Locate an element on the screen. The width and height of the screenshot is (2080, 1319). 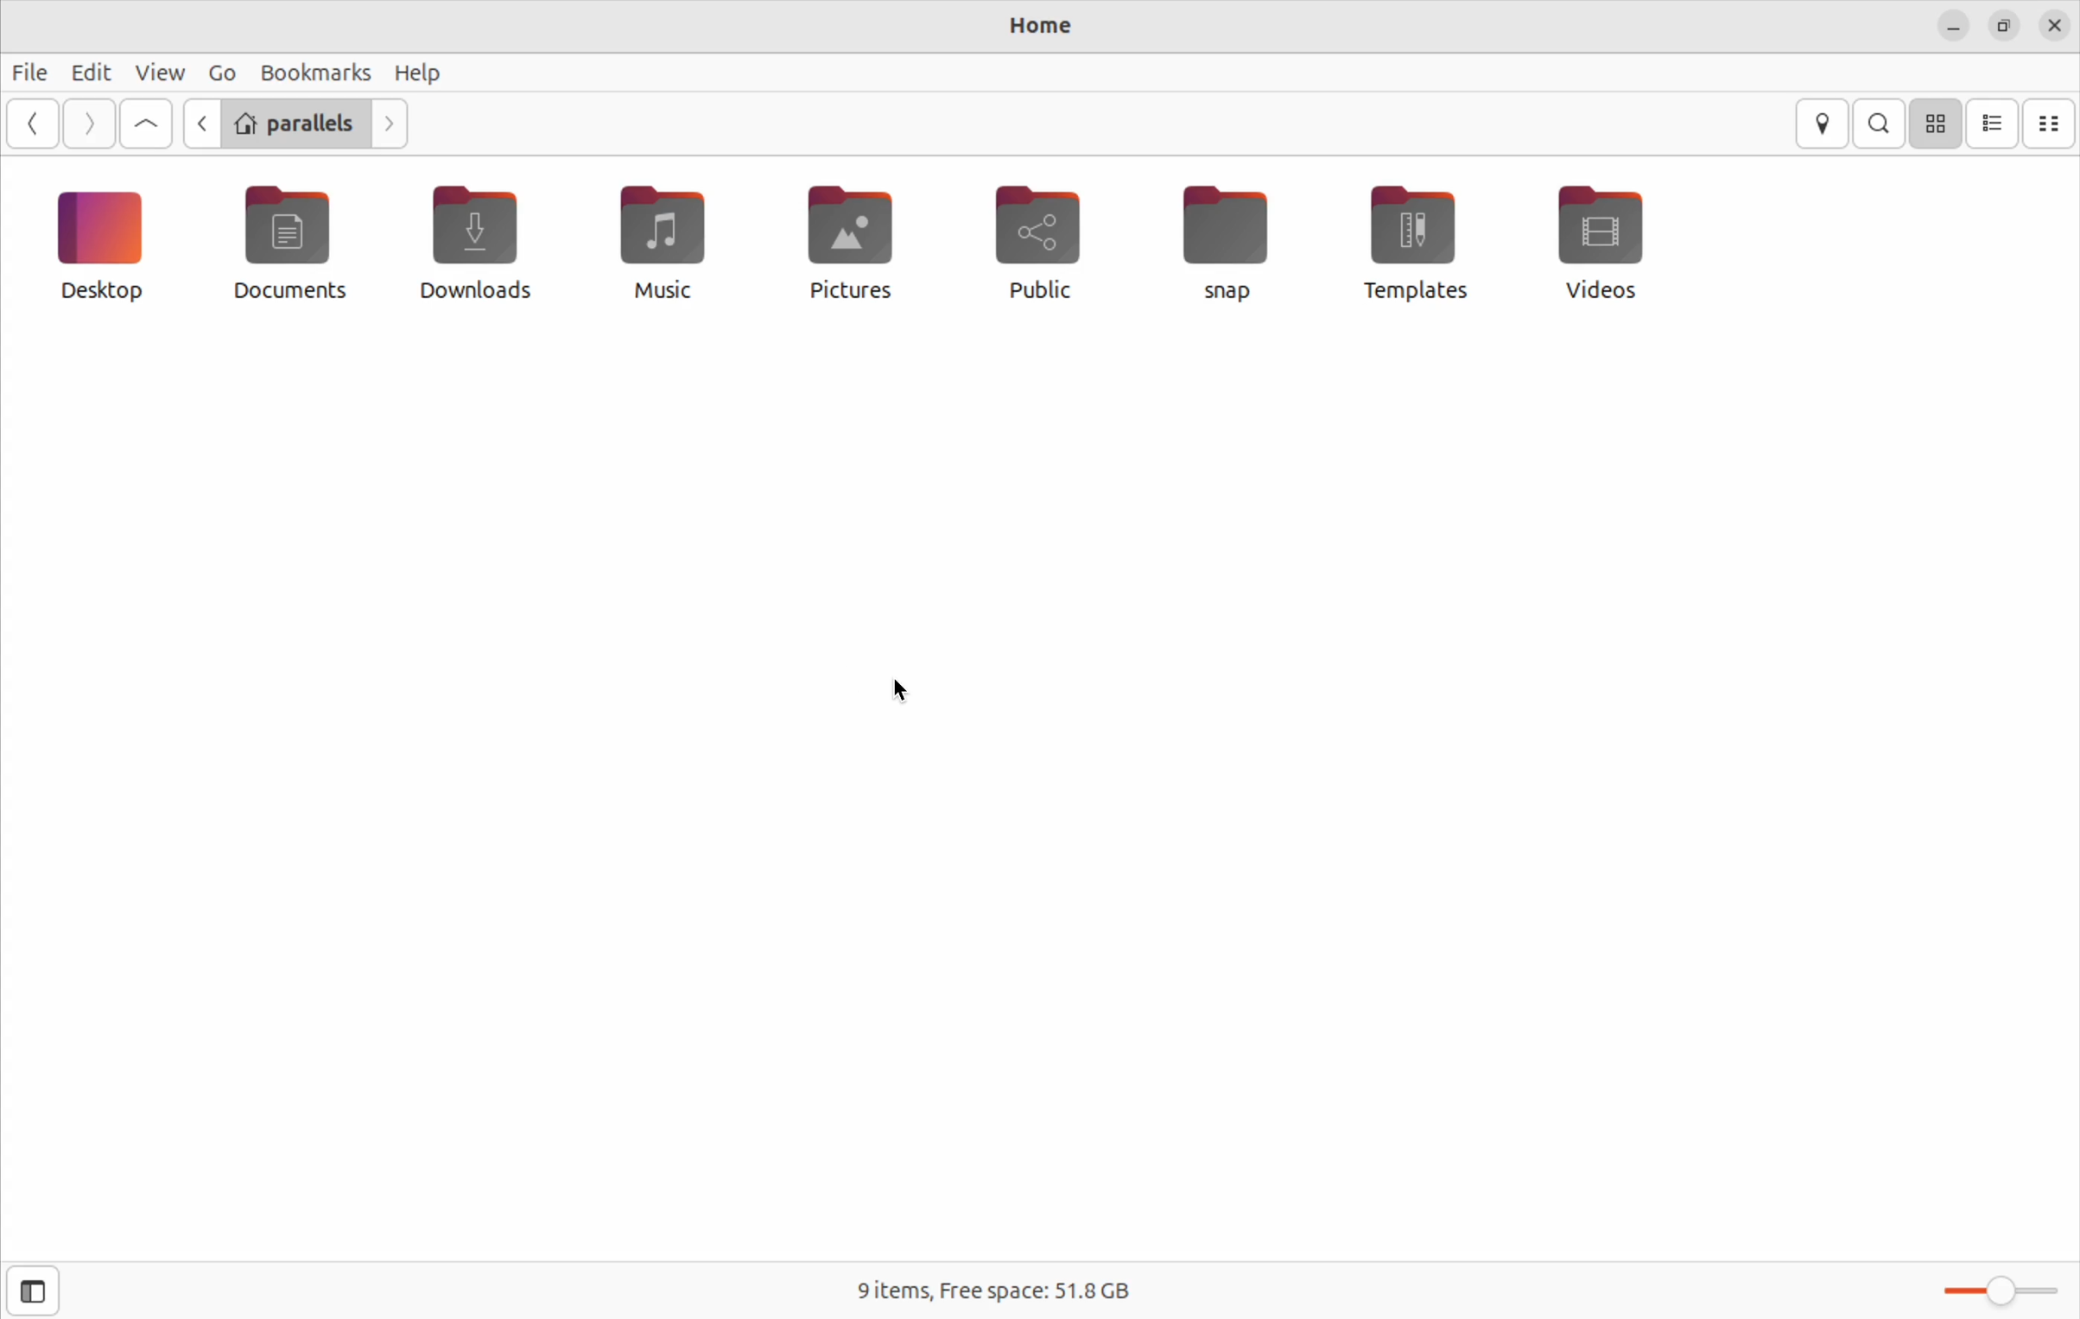
Go to first page is located at coordinates (148, 125).